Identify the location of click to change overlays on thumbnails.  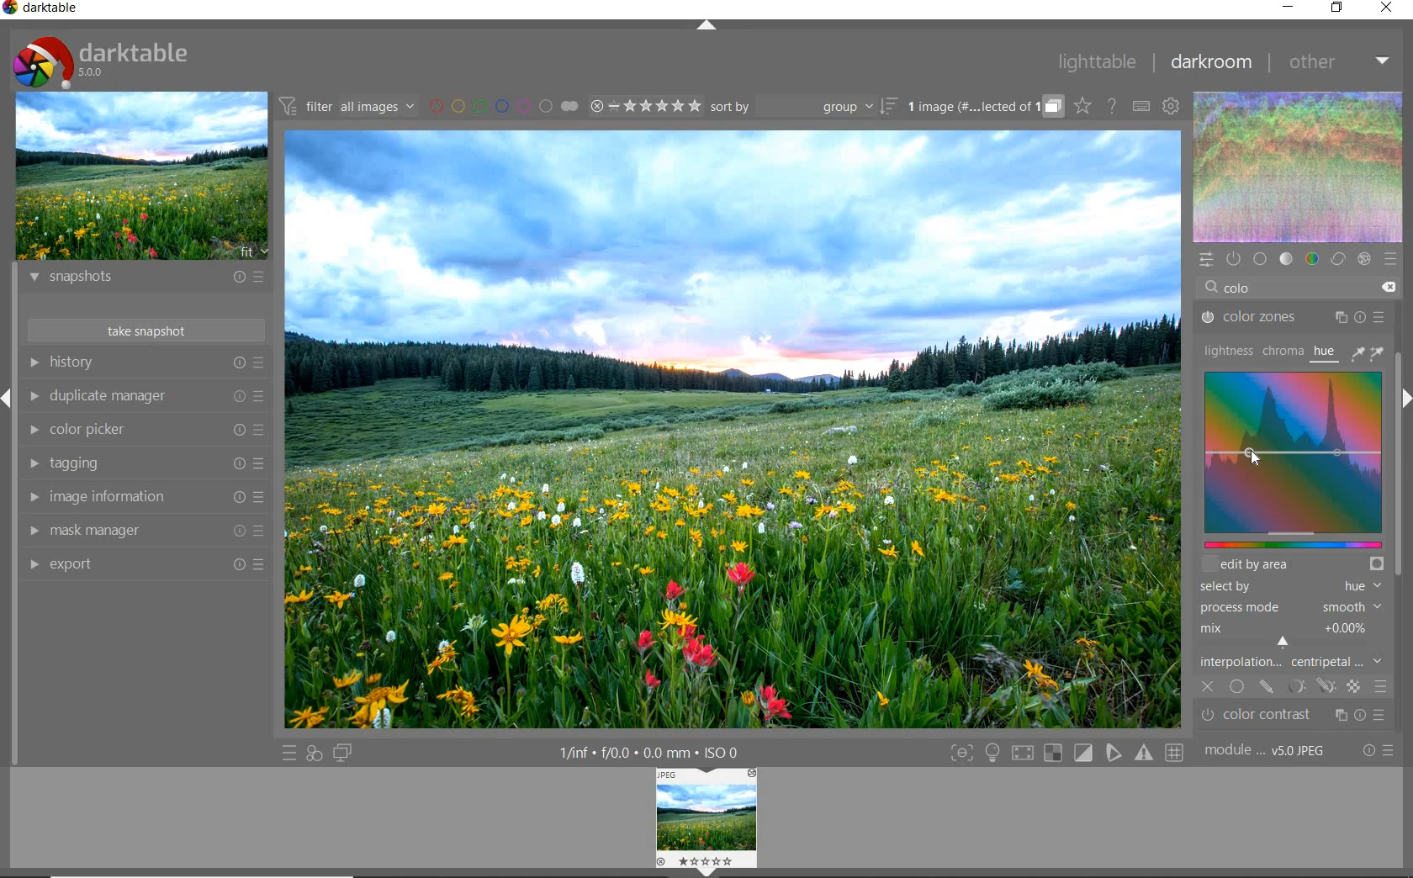
(1081, 105).